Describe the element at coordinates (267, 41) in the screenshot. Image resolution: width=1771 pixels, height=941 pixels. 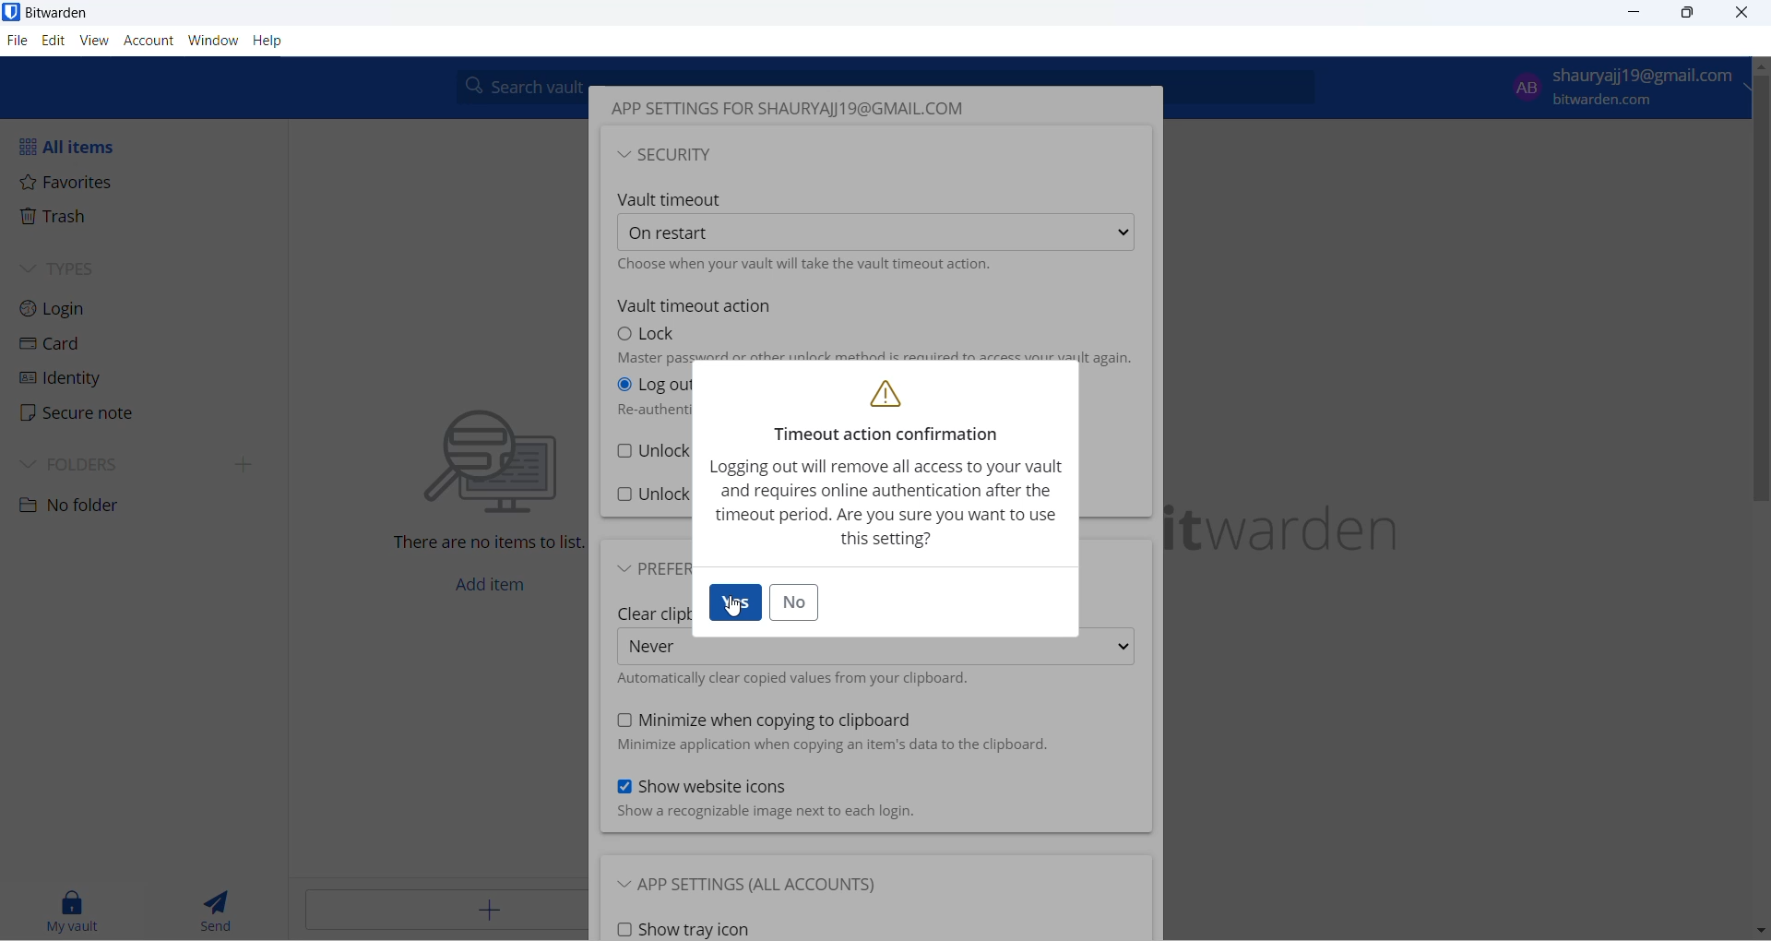
I see `Help` at that location.